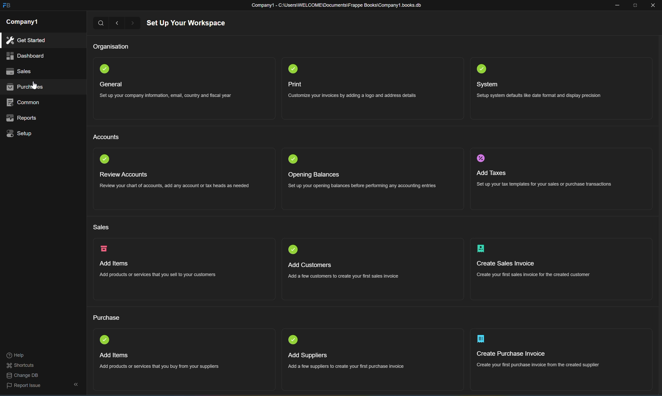 The width and height of the screenshot is (662, 396). What do you see at coordinates (294, 340) in the screenshot?
I see `logo` at bounding box center [294, 340].